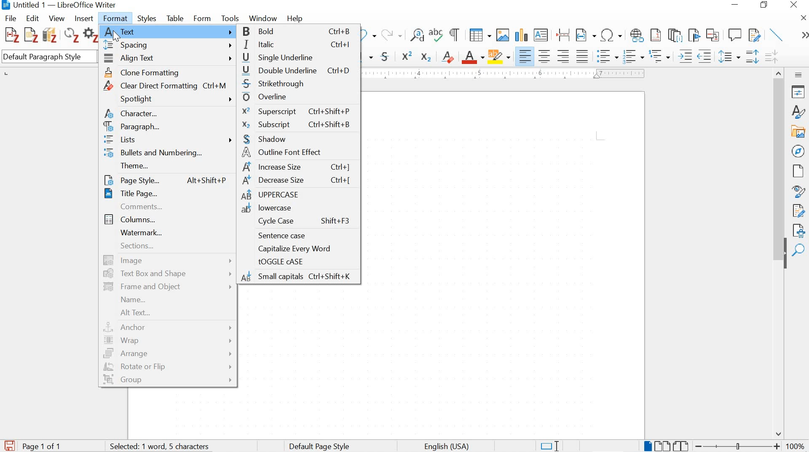 Image resolution: width=809 pixels, height=452 pixels. I want to click on zoom slider, so click(735, 446).